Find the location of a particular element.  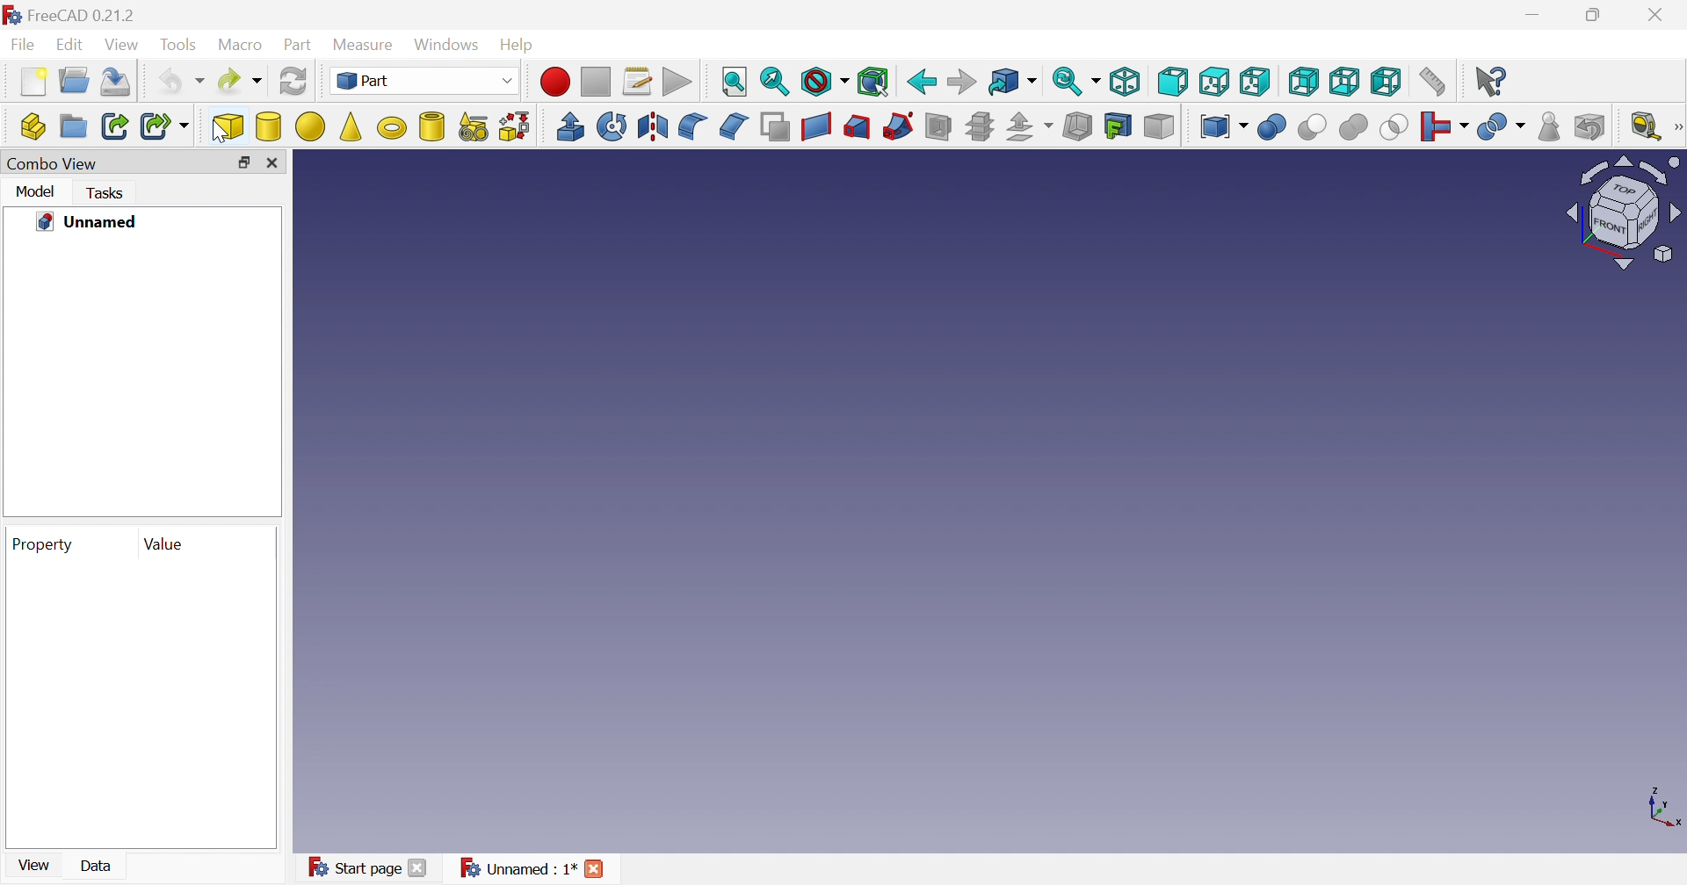

Make face from wires is located at coordinates (774, 127).